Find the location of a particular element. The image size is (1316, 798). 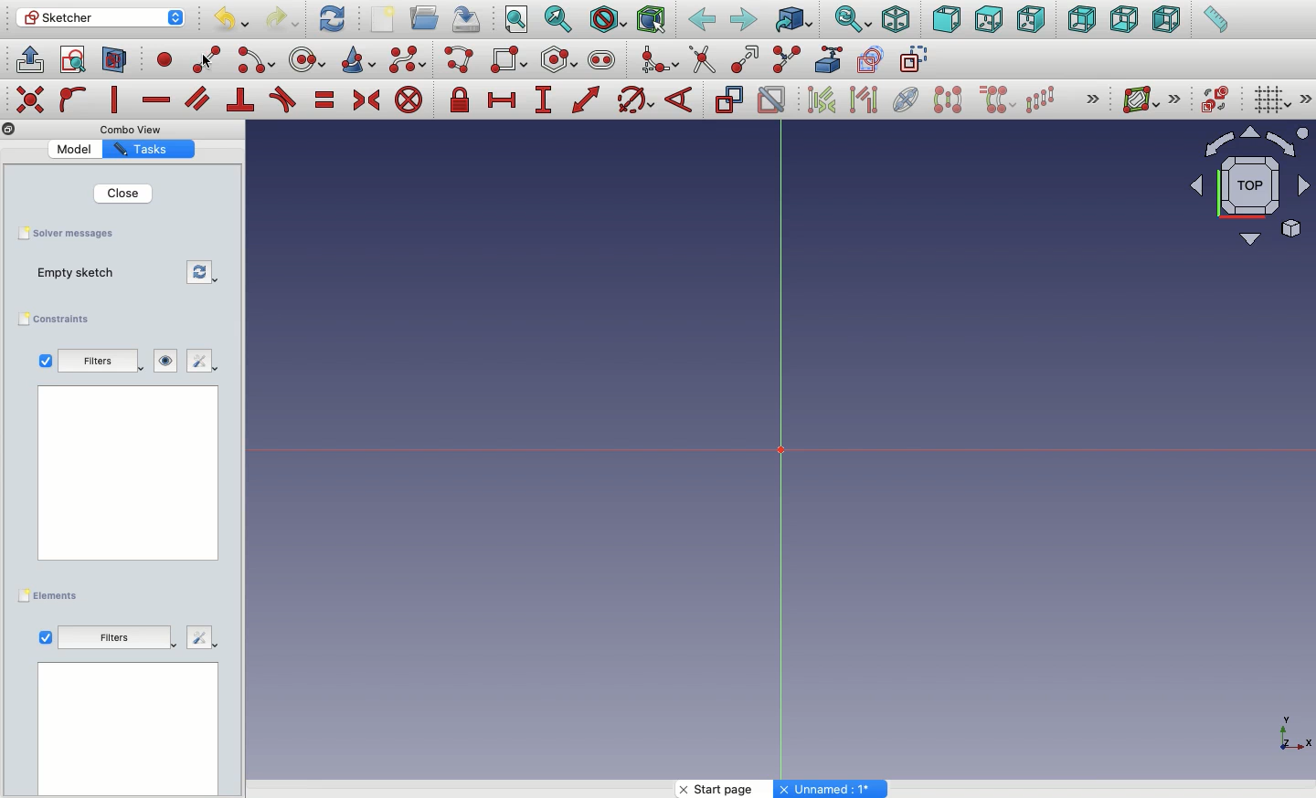

Right is located at coordinates (1032, 21).